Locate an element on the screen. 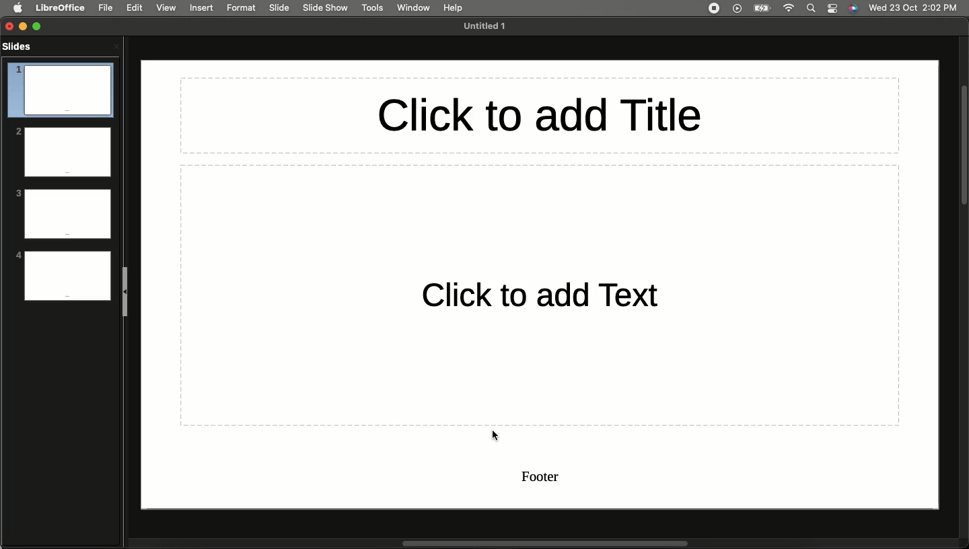 The width and height of the screenshot is (969, 549). Click to add text is located at coordinates (539, 294).